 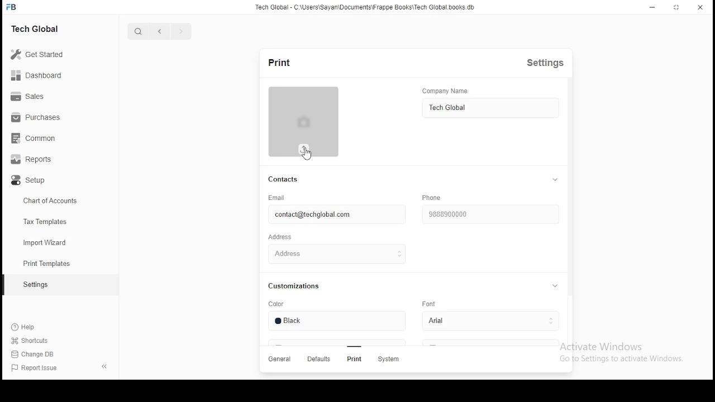 I want to click on Settings, so click(x=550, y=66).